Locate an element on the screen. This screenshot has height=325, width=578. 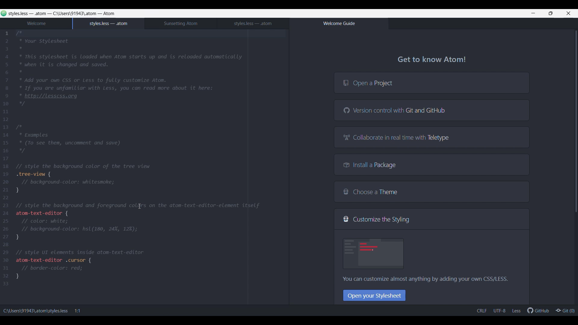
Get to know Atom! is located at coordinates (432, 60).